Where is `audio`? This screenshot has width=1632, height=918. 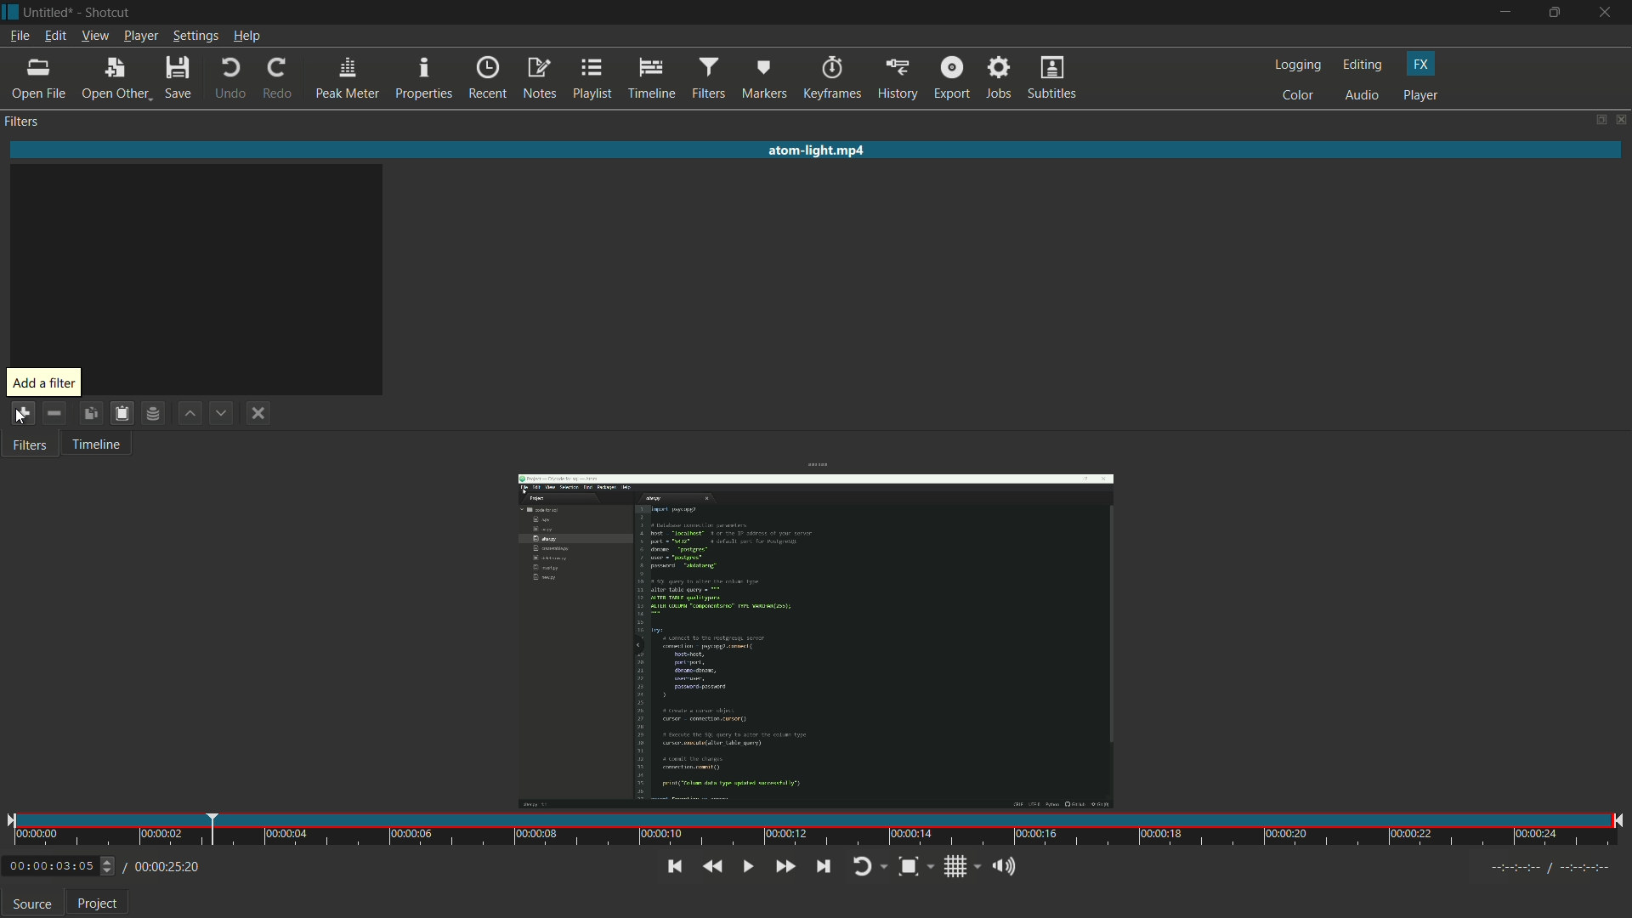
audio is located at coordinates (1362, 96).